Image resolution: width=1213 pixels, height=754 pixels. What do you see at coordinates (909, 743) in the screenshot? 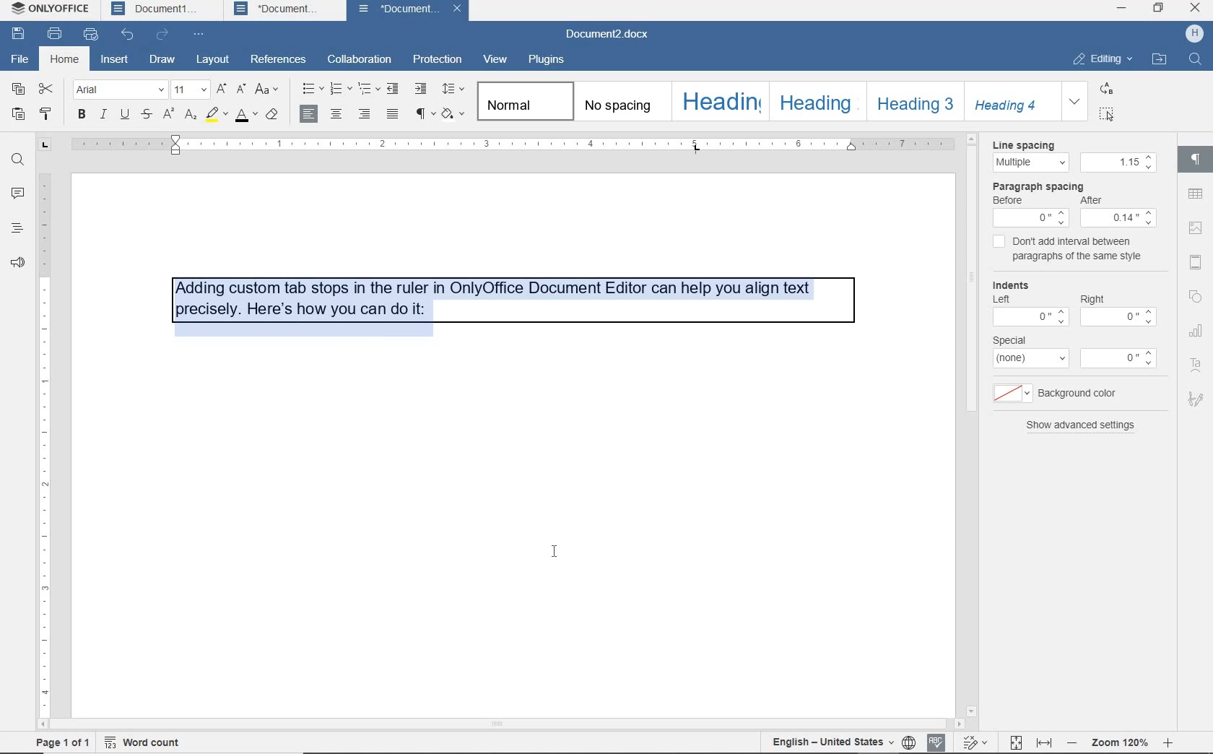
I see `set document language` at bounding box center [909, 743].